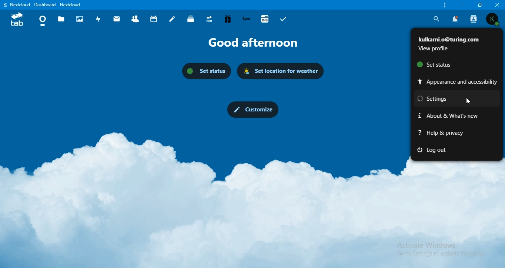  What do you see at coordinates (455, 19) in the screenshot?
I see `notification` at bounding box center [455, 19].